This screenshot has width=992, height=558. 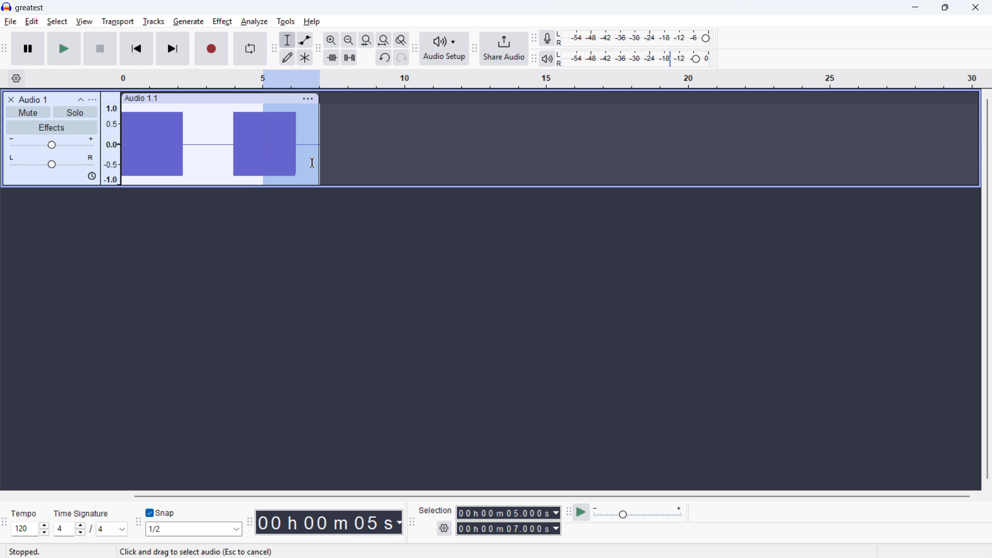 What do you see at coordinates (231, 98) in the screenshot?
I see `Click to drag ` at bounding box center [231, 98].